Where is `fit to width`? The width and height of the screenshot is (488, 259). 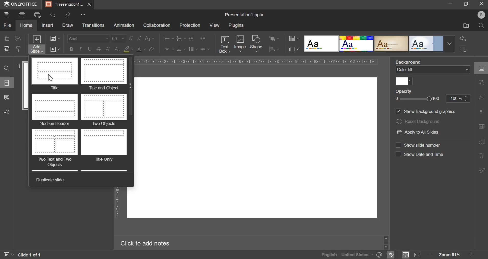 fit to width is located at coordinates (418, 254).